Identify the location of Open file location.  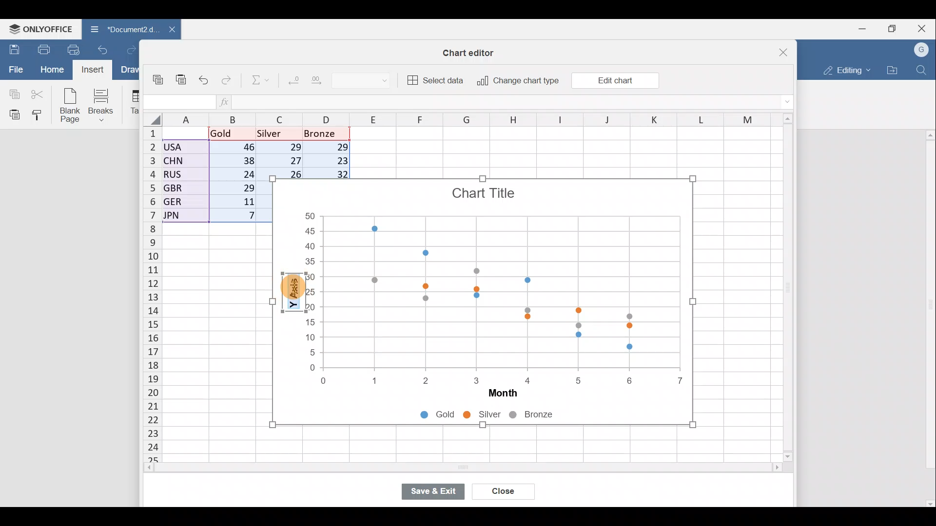
(893, 70).